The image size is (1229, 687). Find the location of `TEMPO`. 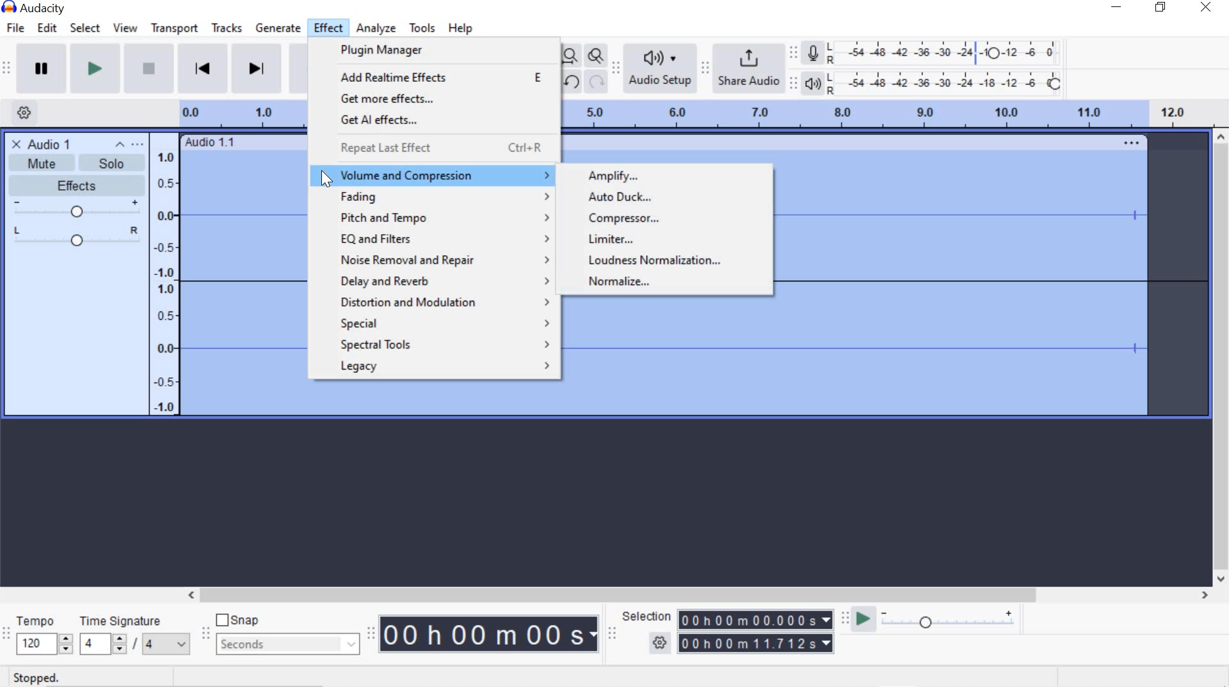

TEMPO is located at coordinates (42, 635).